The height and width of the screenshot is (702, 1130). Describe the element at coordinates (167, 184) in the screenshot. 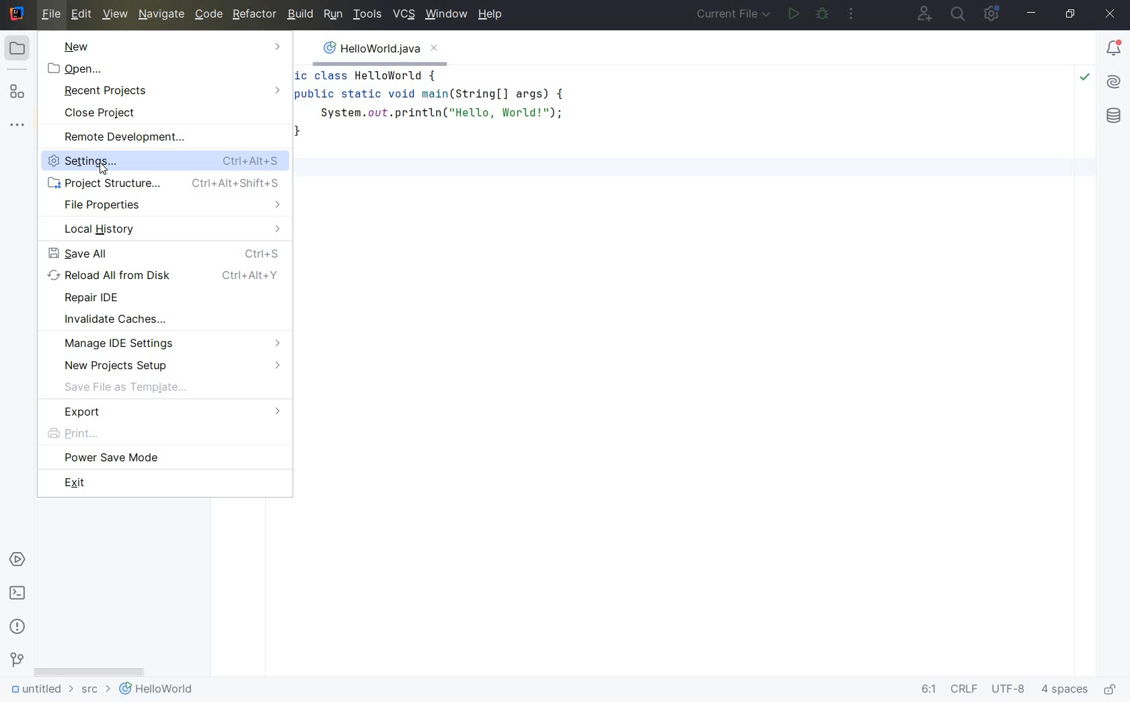

I see `PROJECT STRUCTURE` at that location.